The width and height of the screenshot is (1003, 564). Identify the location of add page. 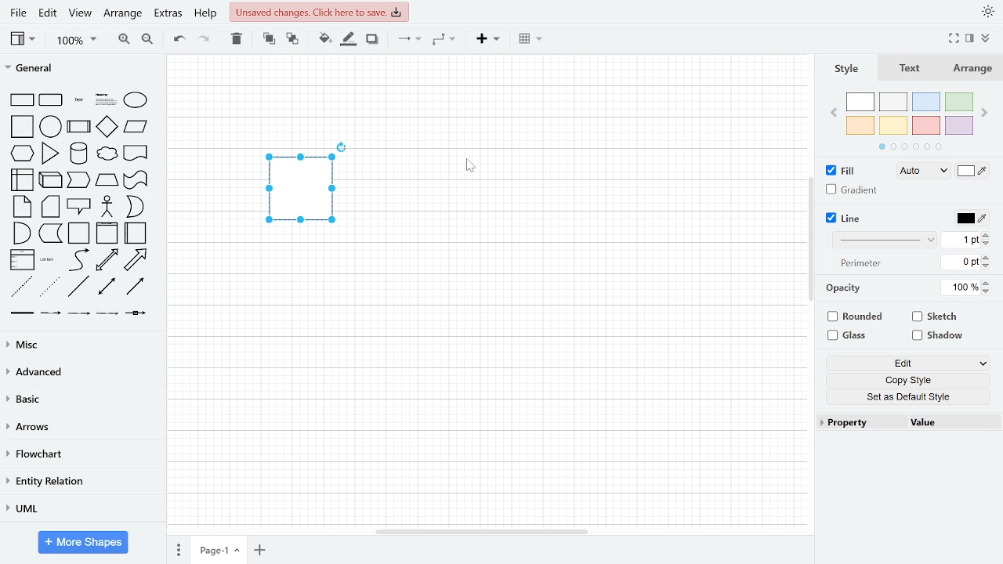
(259, 550).